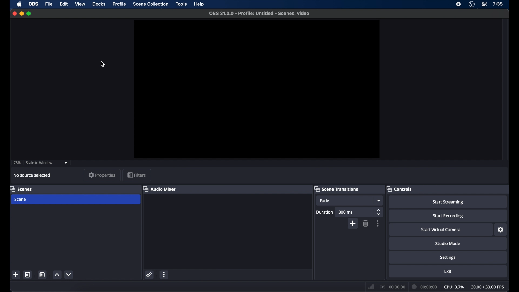 The width and height of the screenshot is (519, 292). Describe the element at coordinates (371, 287) in the screenshot. I see `network` at that location.